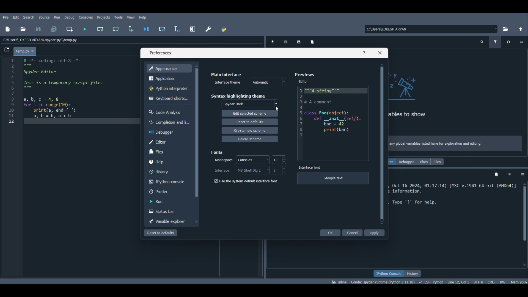 This screenshot has width=528, height=297. Describe the element at coordinates (508, 28) in the screenshot. I see `Browse a working directory` at that location.